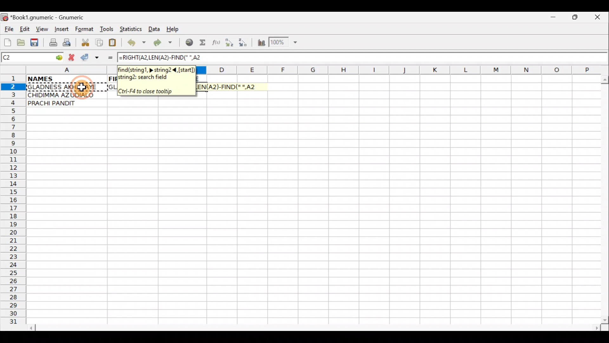 This screenshot has width=609, height=343. What do you see at coordinates (67, 44) in the screenshot?
I see `Print preview` at bounding box center [67, 44].